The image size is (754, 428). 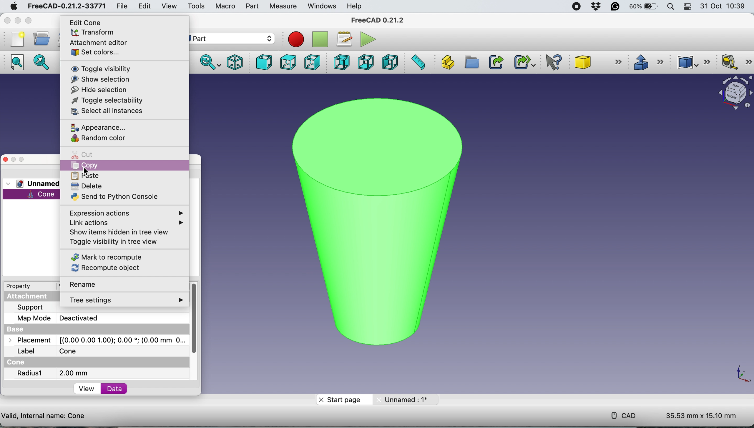 I want to click on link actions, so click(x=122, y=223).